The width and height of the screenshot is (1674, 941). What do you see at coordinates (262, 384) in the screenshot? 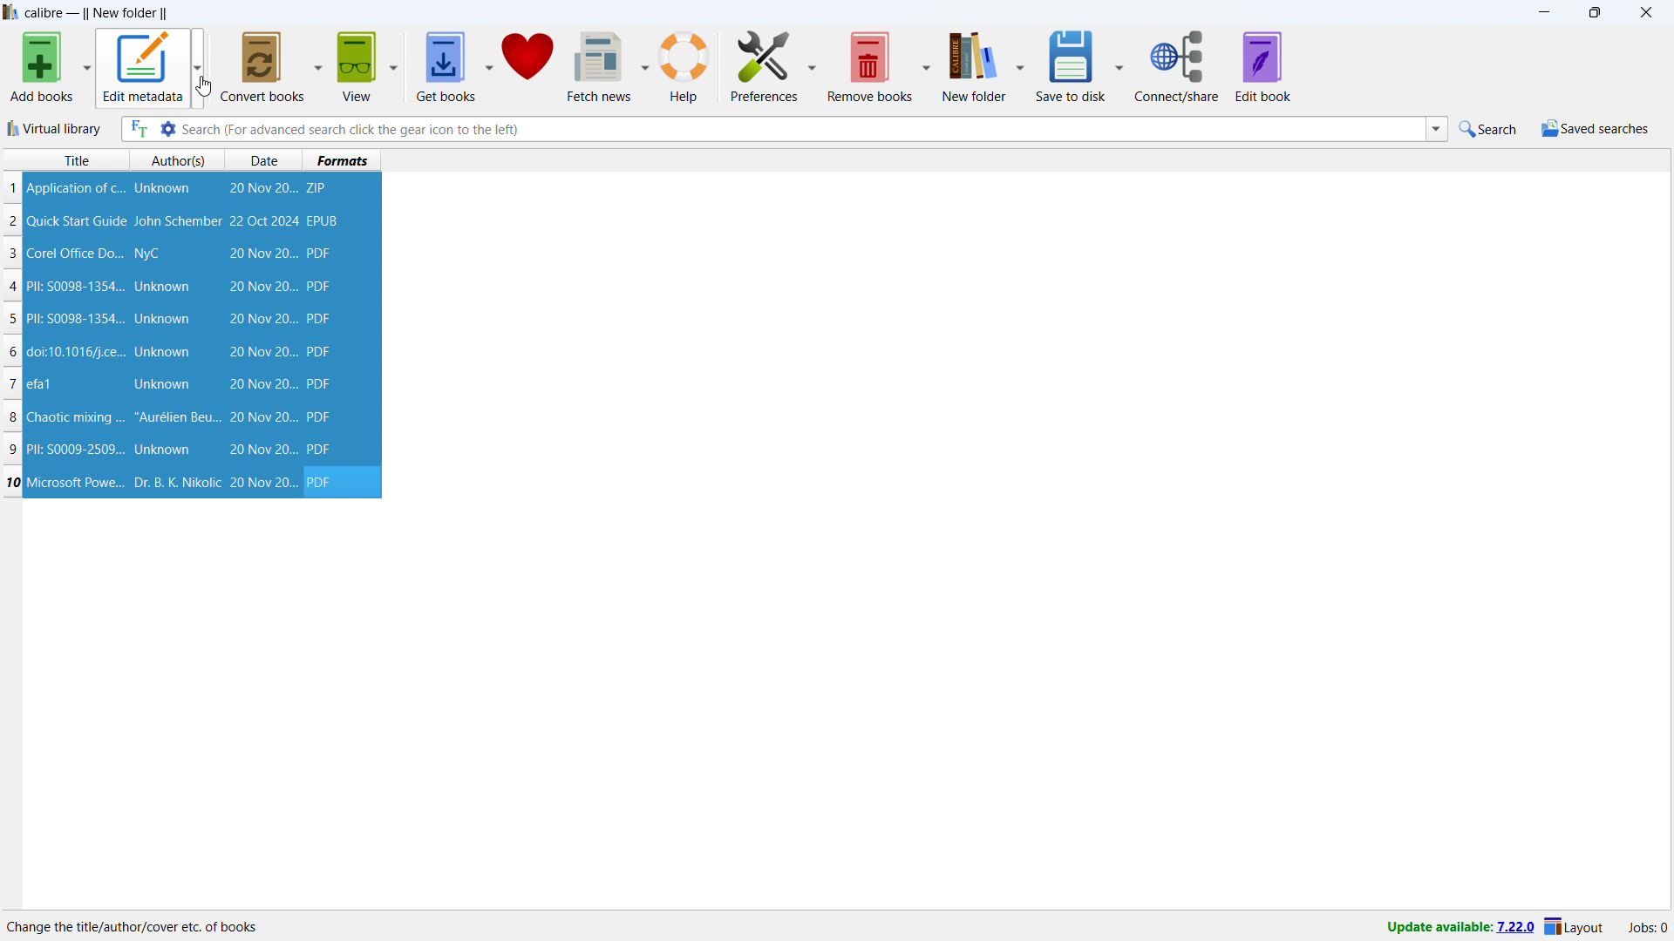
I see `20 Nov 20...` at bounding box center [262, 384].